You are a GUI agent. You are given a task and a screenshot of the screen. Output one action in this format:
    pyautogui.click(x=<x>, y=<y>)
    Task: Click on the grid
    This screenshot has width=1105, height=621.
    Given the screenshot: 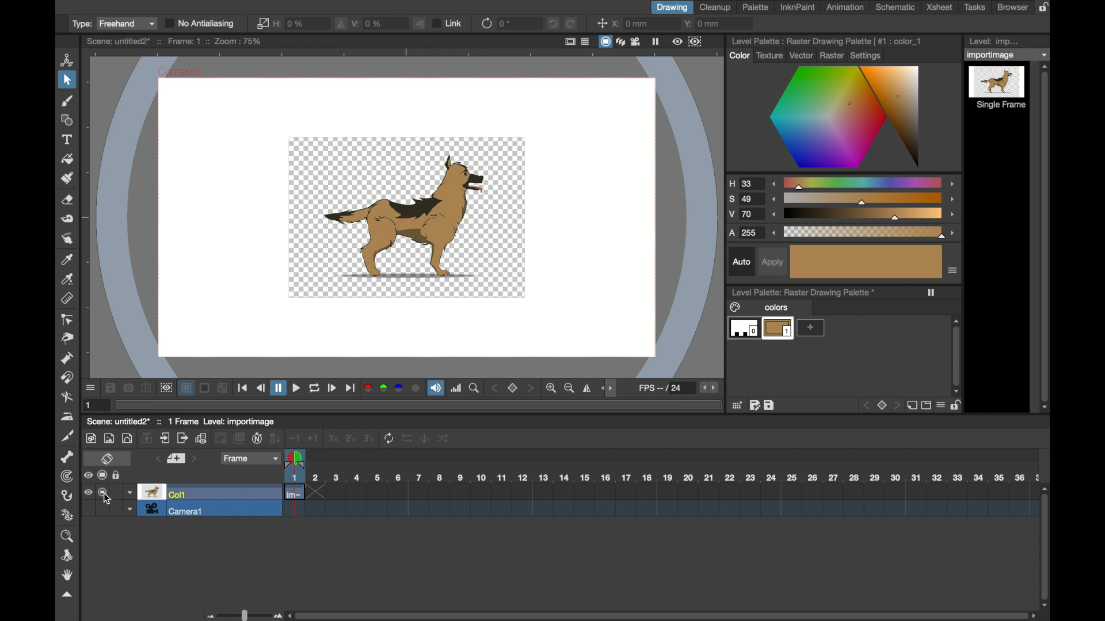 What is the action you would take?
    pyautogui.click(x=737, y=405)
    